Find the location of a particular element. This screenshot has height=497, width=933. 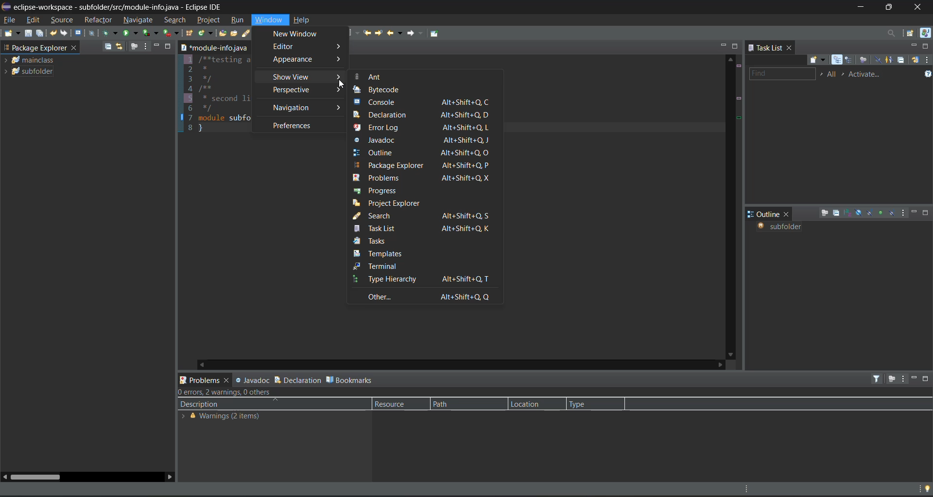

next edit location is located at coordinates (380, 34).